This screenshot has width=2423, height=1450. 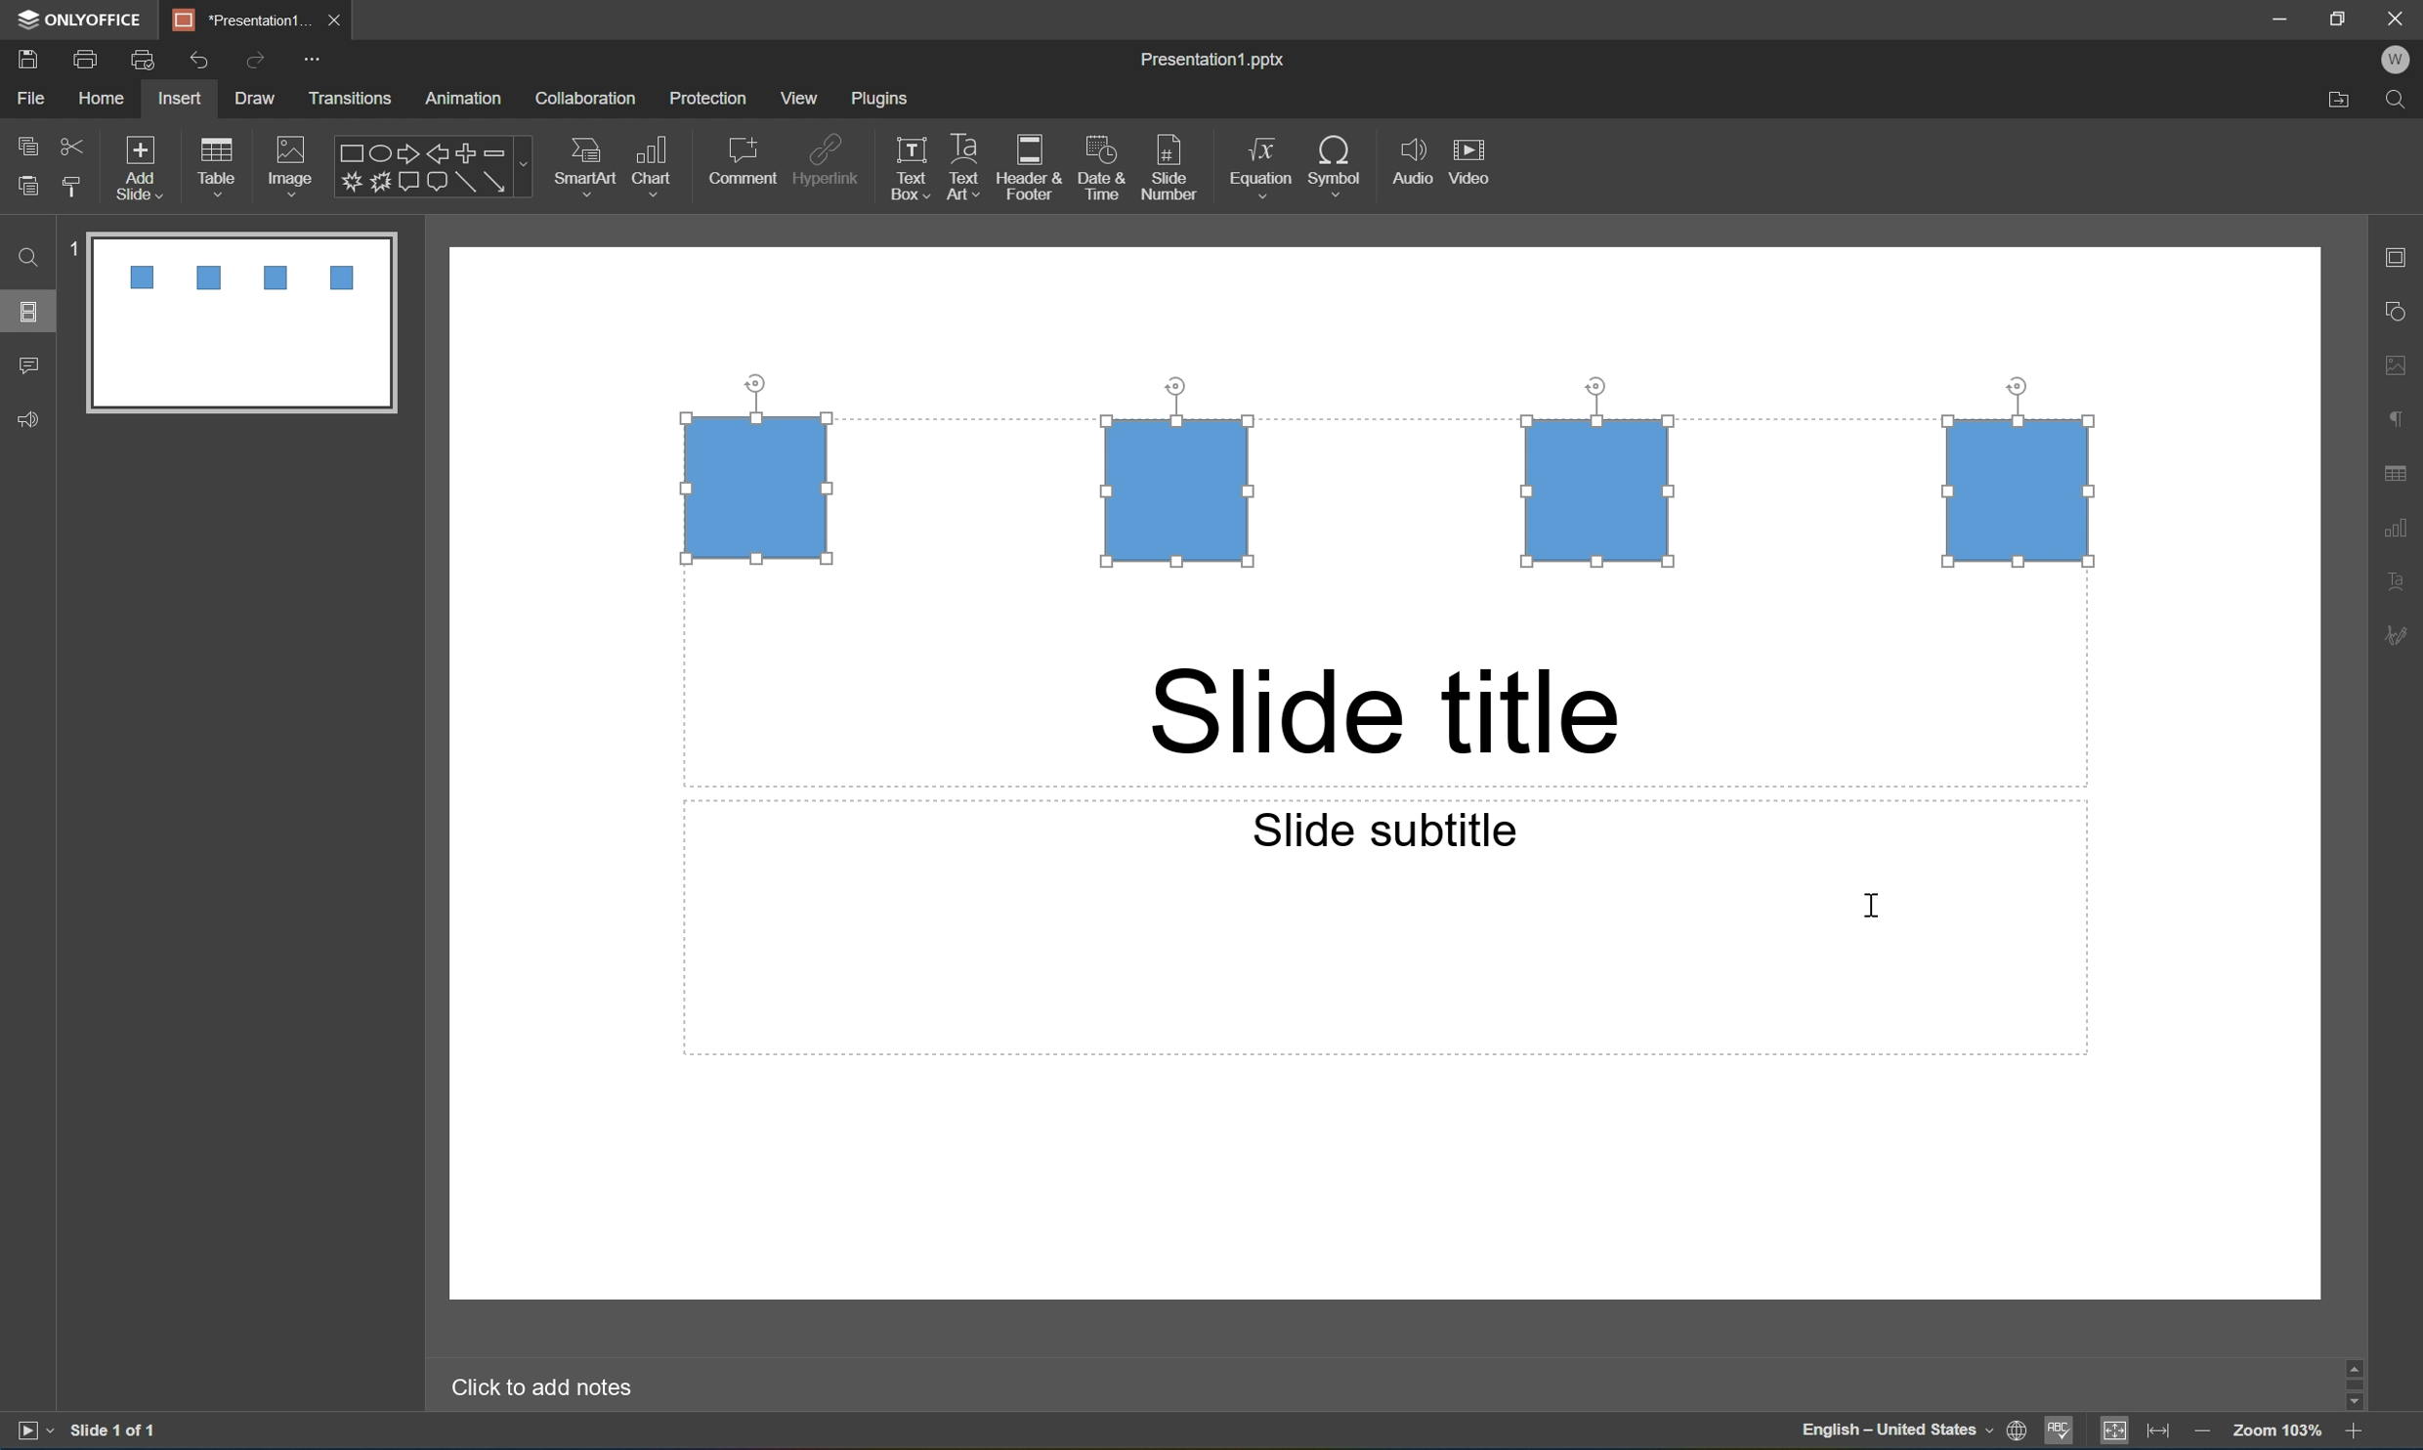 I want to click on zoom in, so click(x=2352, y=1435).